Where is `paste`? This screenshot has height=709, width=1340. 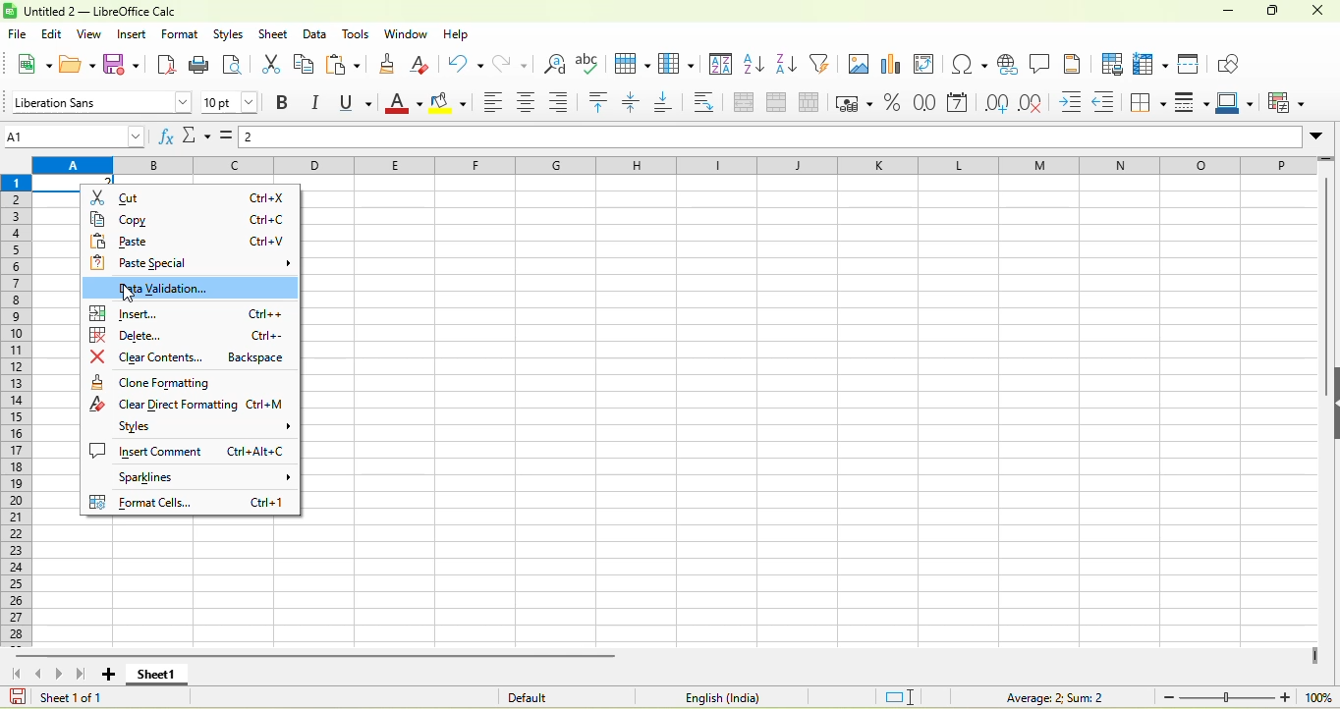
paste is located at coordinates (347, 66).